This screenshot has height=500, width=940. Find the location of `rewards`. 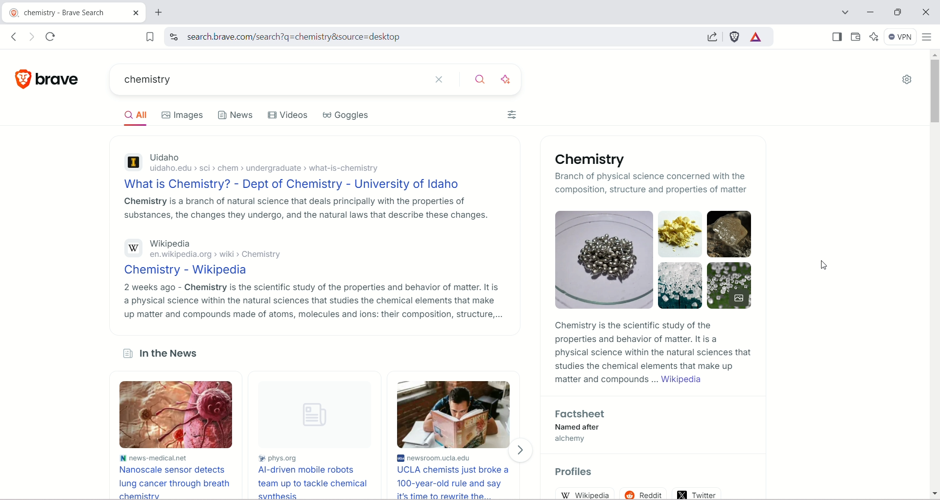

rewards is located at coordinates (756, 38).